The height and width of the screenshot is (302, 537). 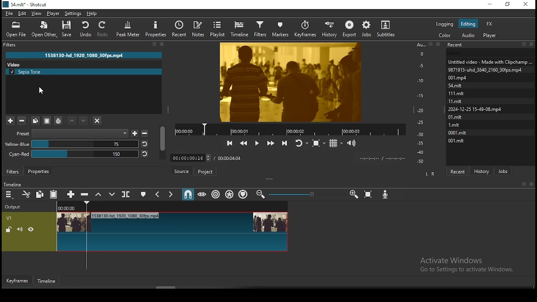 What do you see at coordinates (13, 172) in the screenshot?
I see `filters` at bounding box center [13, 172].